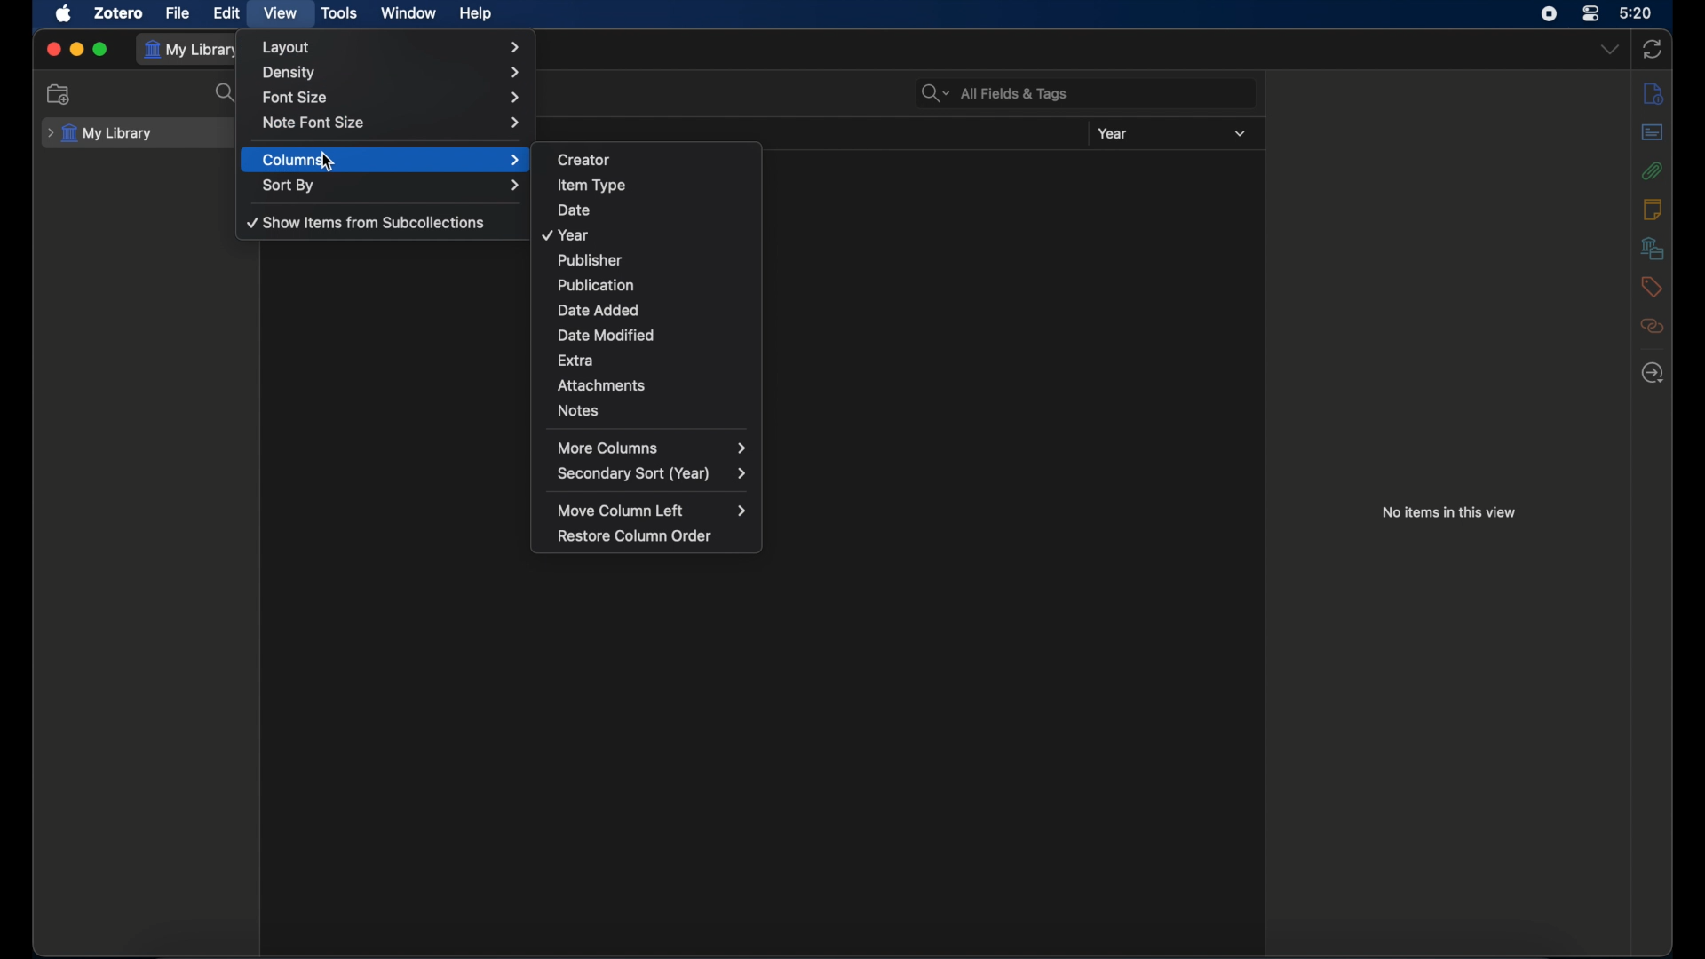  I want to click on dropdown, so click(1608, 48).